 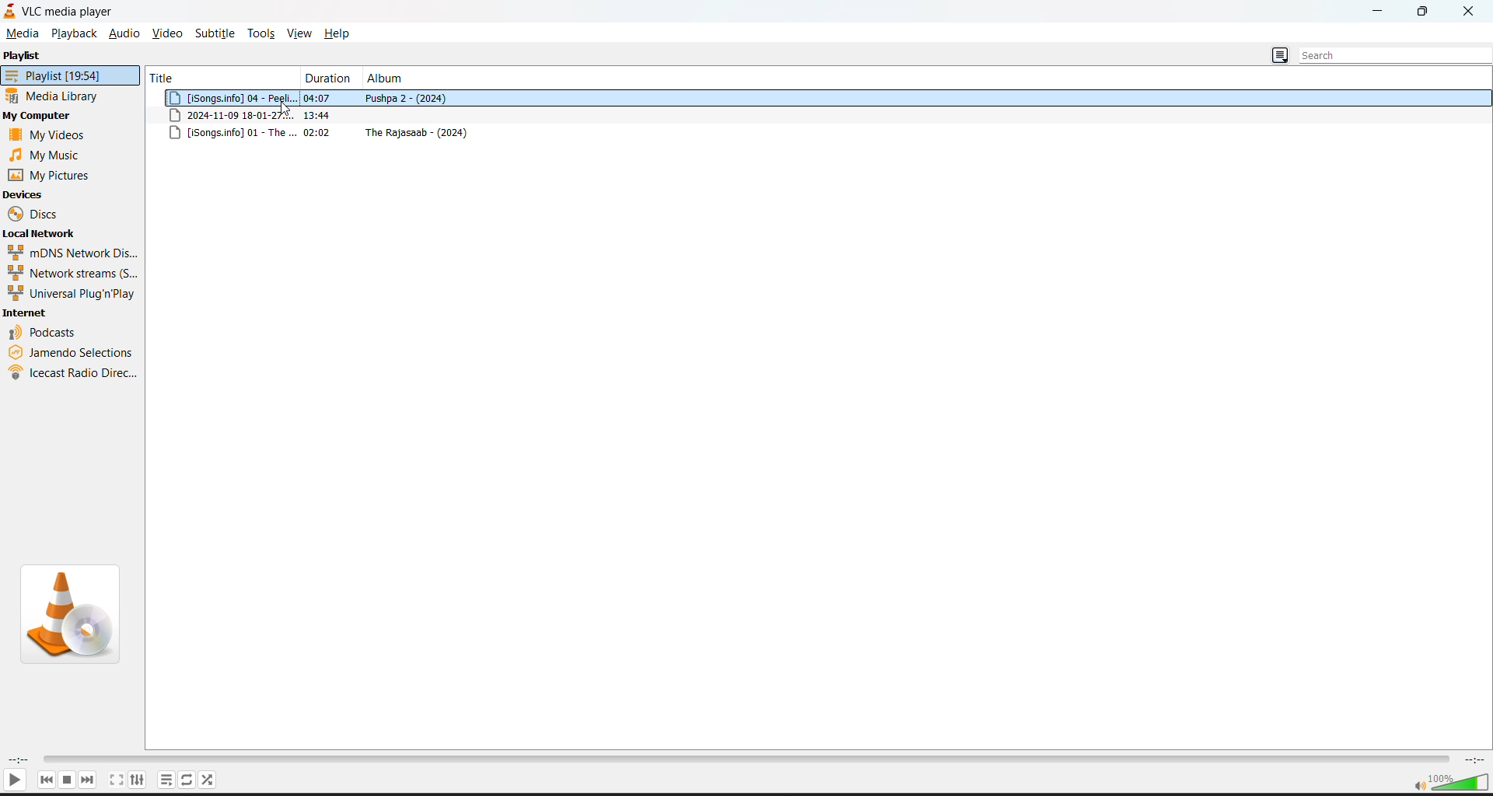 What do you see at coordinates (43, 331) in the screenshot?
I see `podcasts` at bounding box center [43, 331].